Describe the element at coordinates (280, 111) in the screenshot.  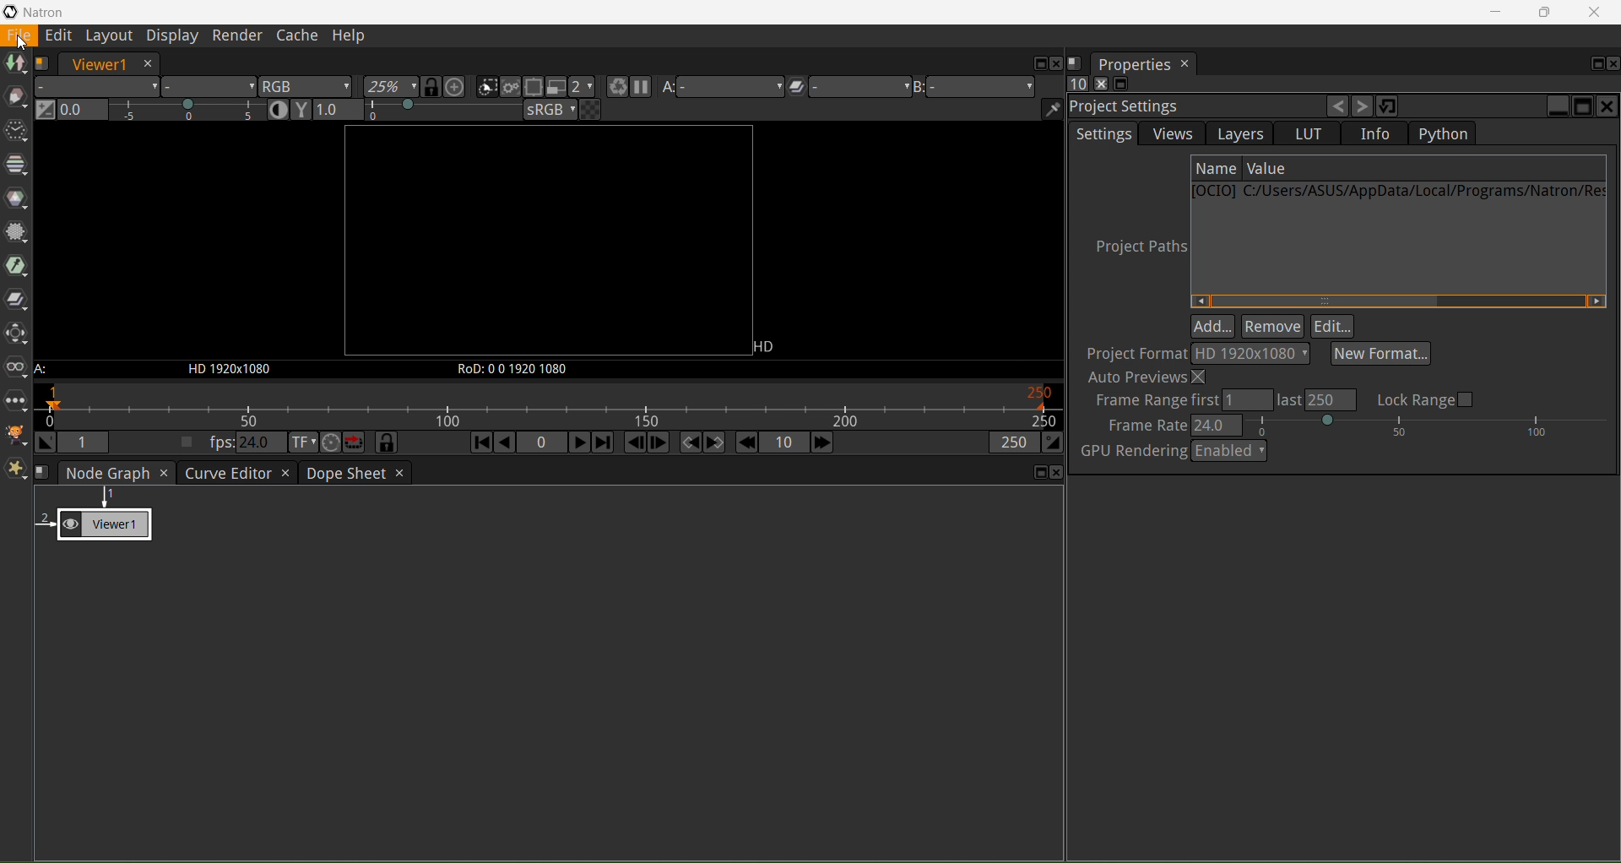
I see `Auto-Contrast` at that location.